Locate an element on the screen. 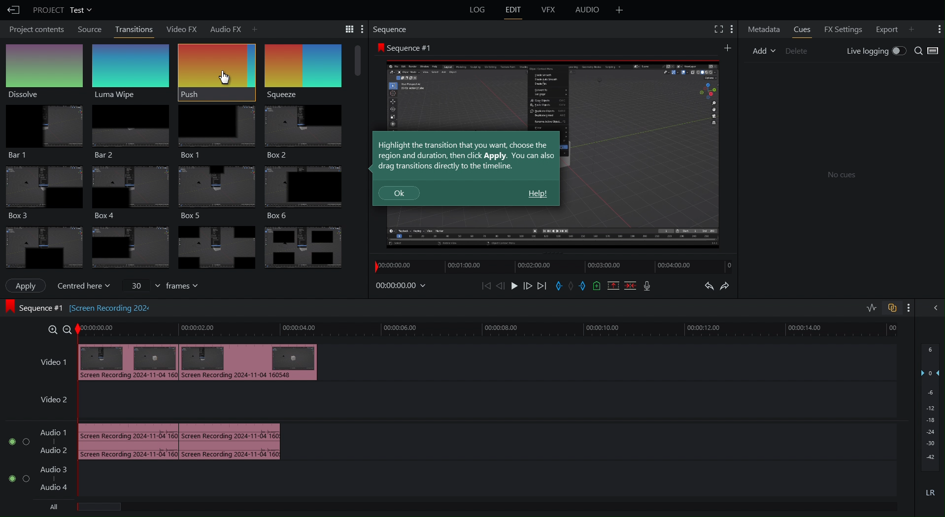  Zoom in is located at coordinates (50, 329).